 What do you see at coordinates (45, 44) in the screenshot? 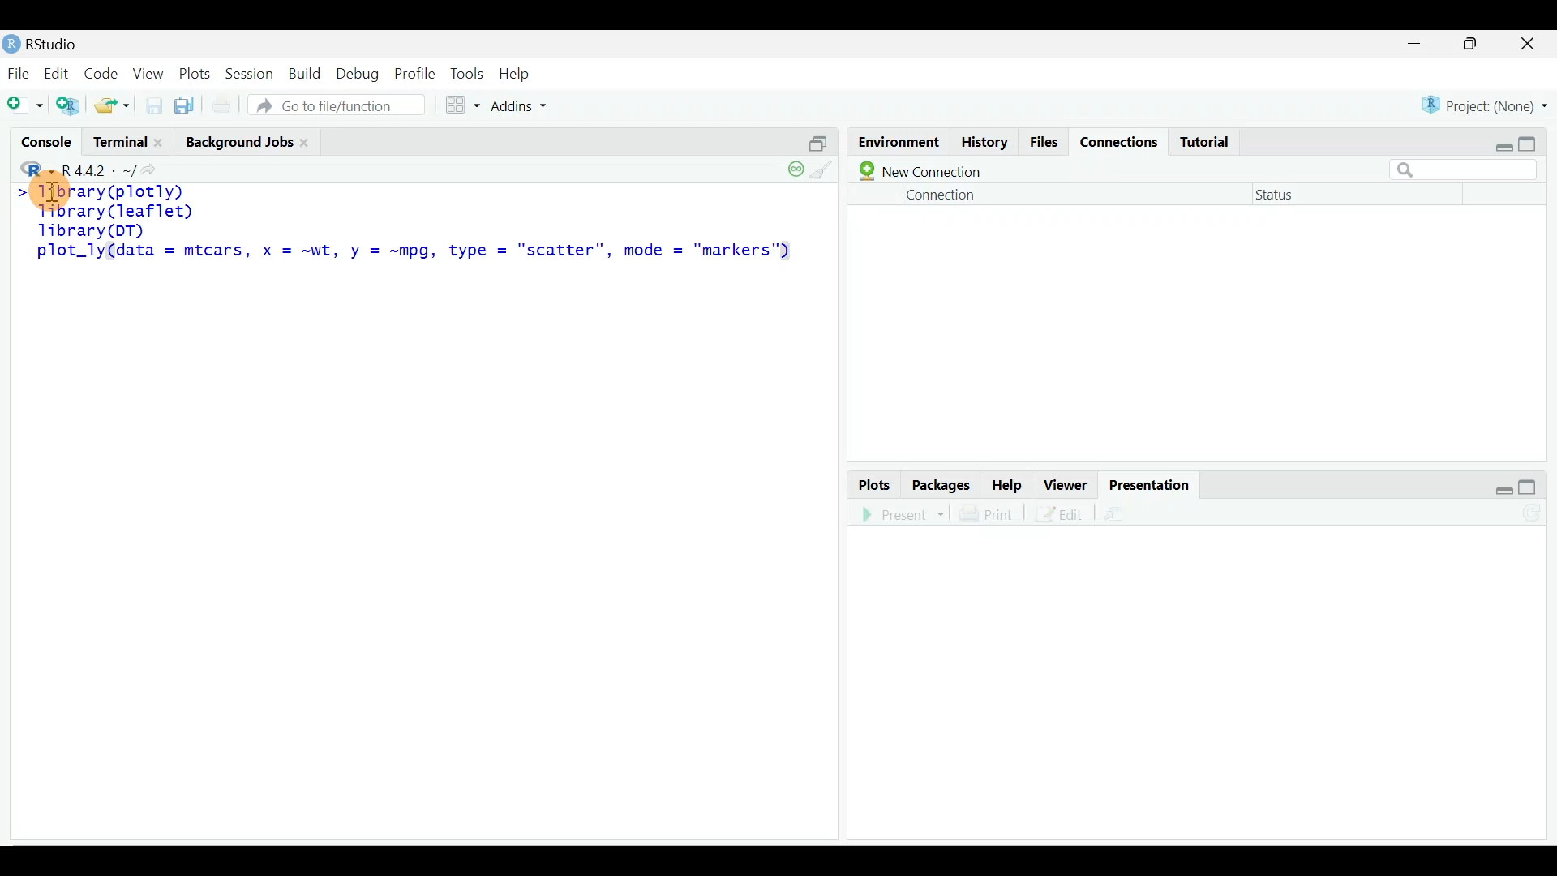
I see `RStudio` at bounding box center [45, 44].